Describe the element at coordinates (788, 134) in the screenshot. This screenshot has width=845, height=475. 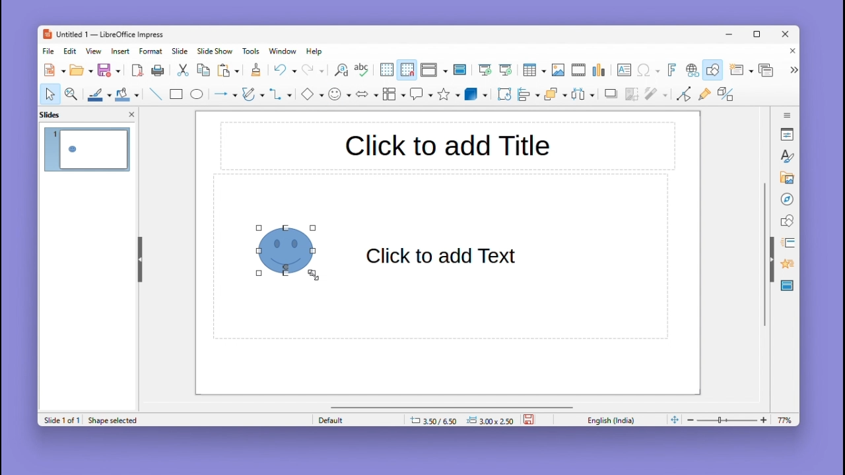
I see `Properties` at that location.